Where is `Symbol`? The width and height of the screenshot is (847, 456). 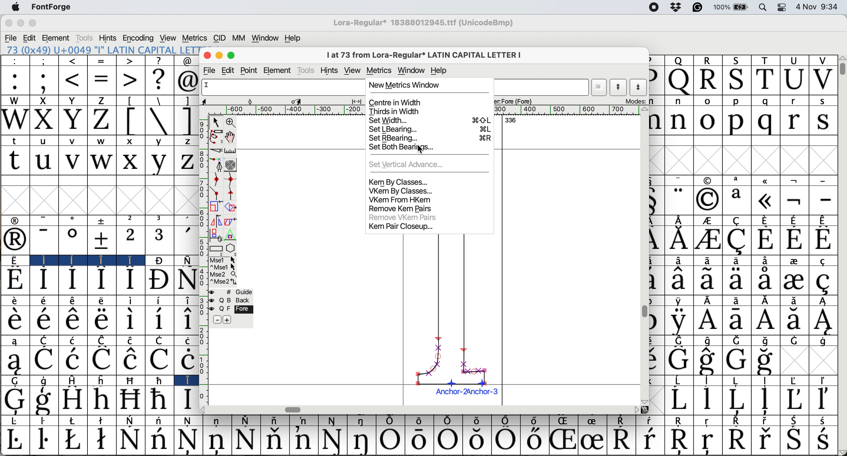
Symbol is located at coordinates (737, 421).